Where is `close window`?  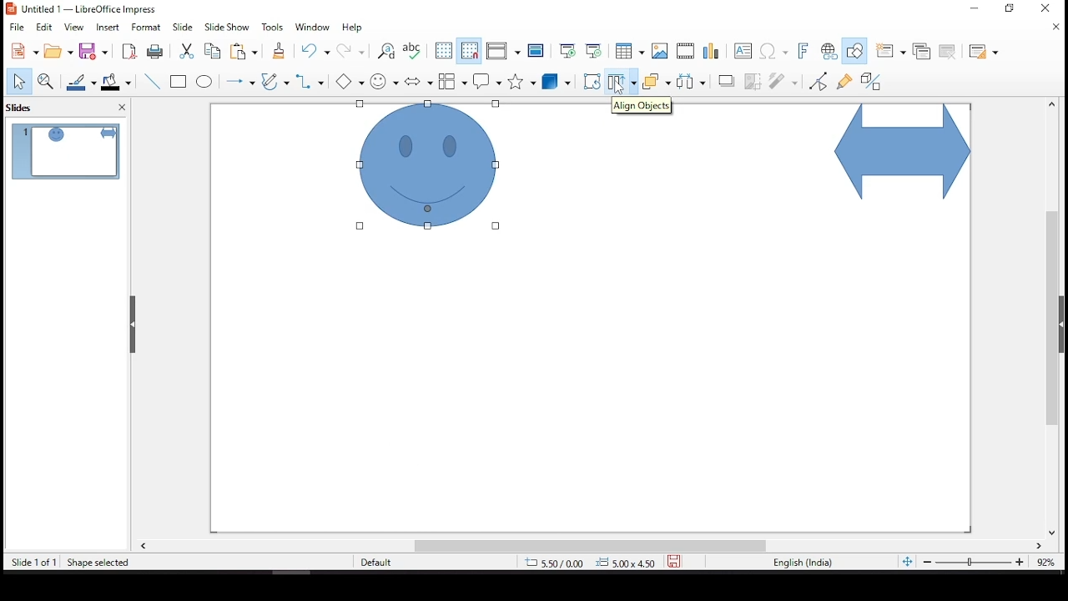
close window is located at coordinates (1045, 8).